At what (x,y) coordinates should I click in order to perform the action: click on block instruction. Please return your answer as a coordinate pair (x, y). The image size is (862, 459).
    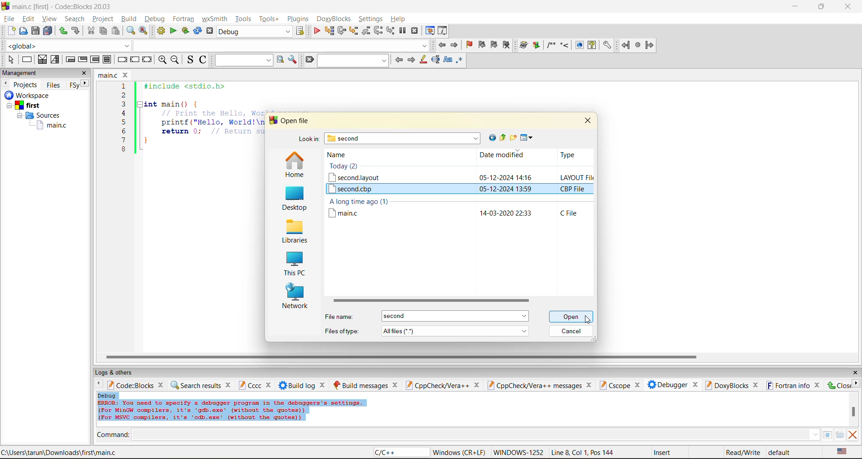
    Looking at the image, I should click on (107, 60).